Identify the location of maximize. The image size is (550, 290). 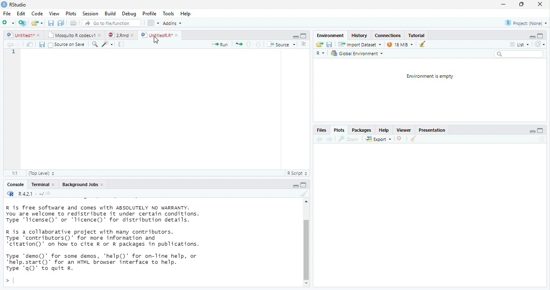
(296, 186).